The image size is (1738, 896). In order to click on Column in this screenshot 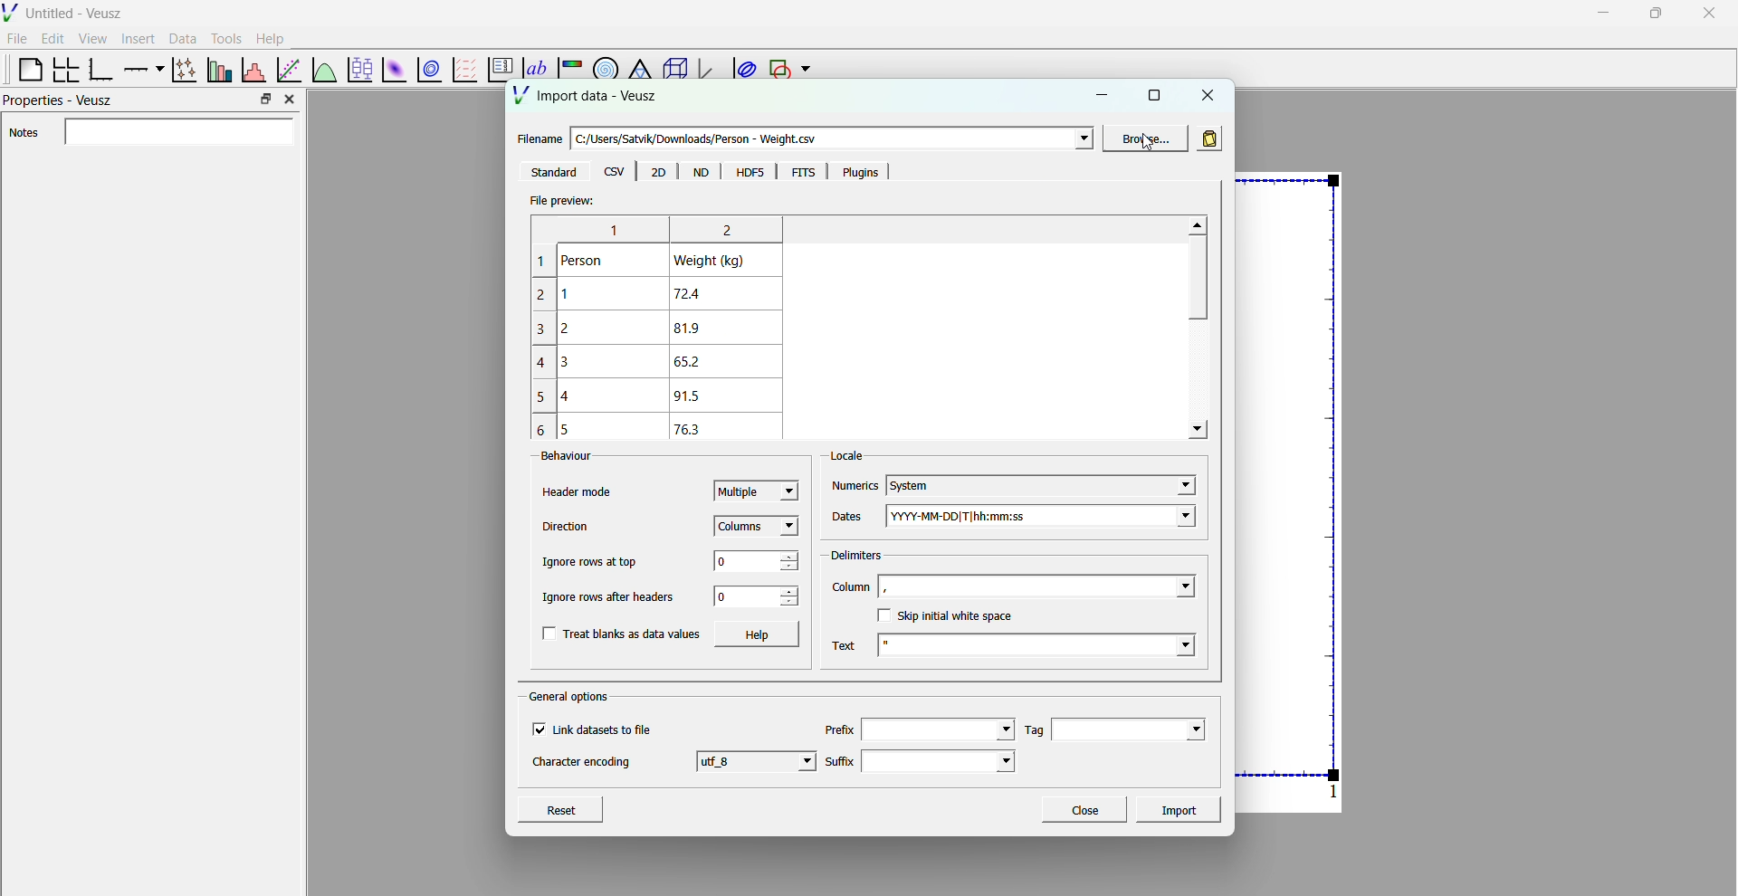, I will do `click(851, 588)`.